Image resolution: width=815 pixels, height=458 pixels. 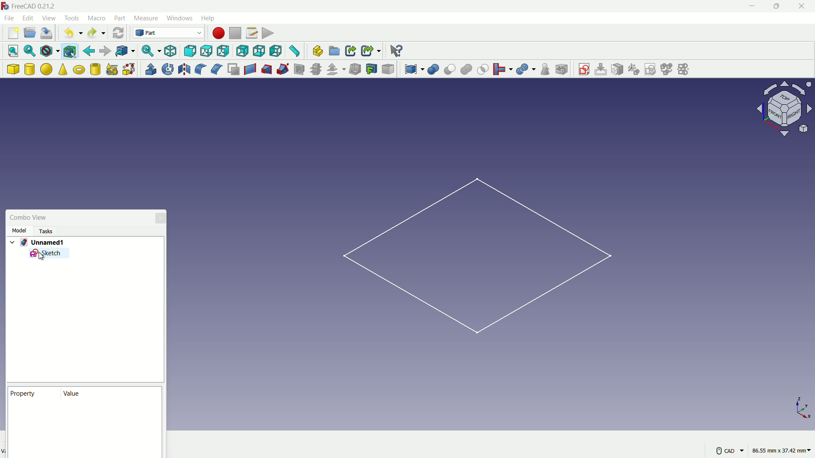 I want to click on chamfer, so click(x=216, y=69).